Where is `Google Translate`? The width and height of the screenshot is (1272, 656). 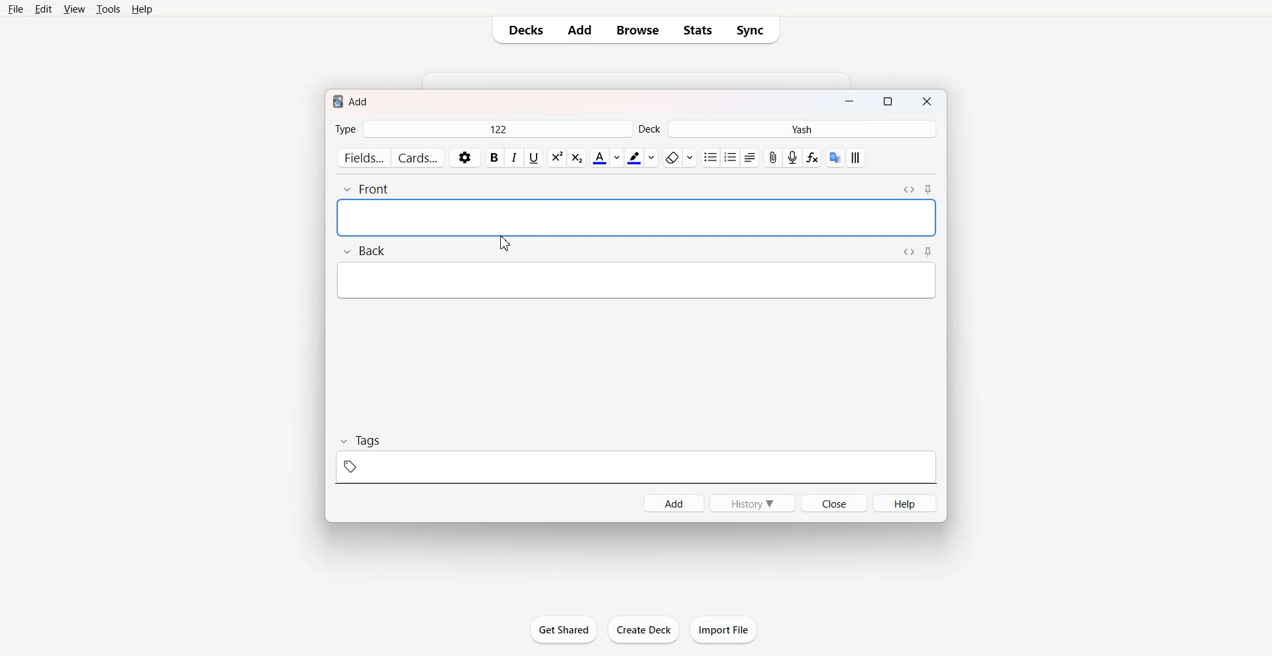
Google Translate is located at coordinates (835, 158).